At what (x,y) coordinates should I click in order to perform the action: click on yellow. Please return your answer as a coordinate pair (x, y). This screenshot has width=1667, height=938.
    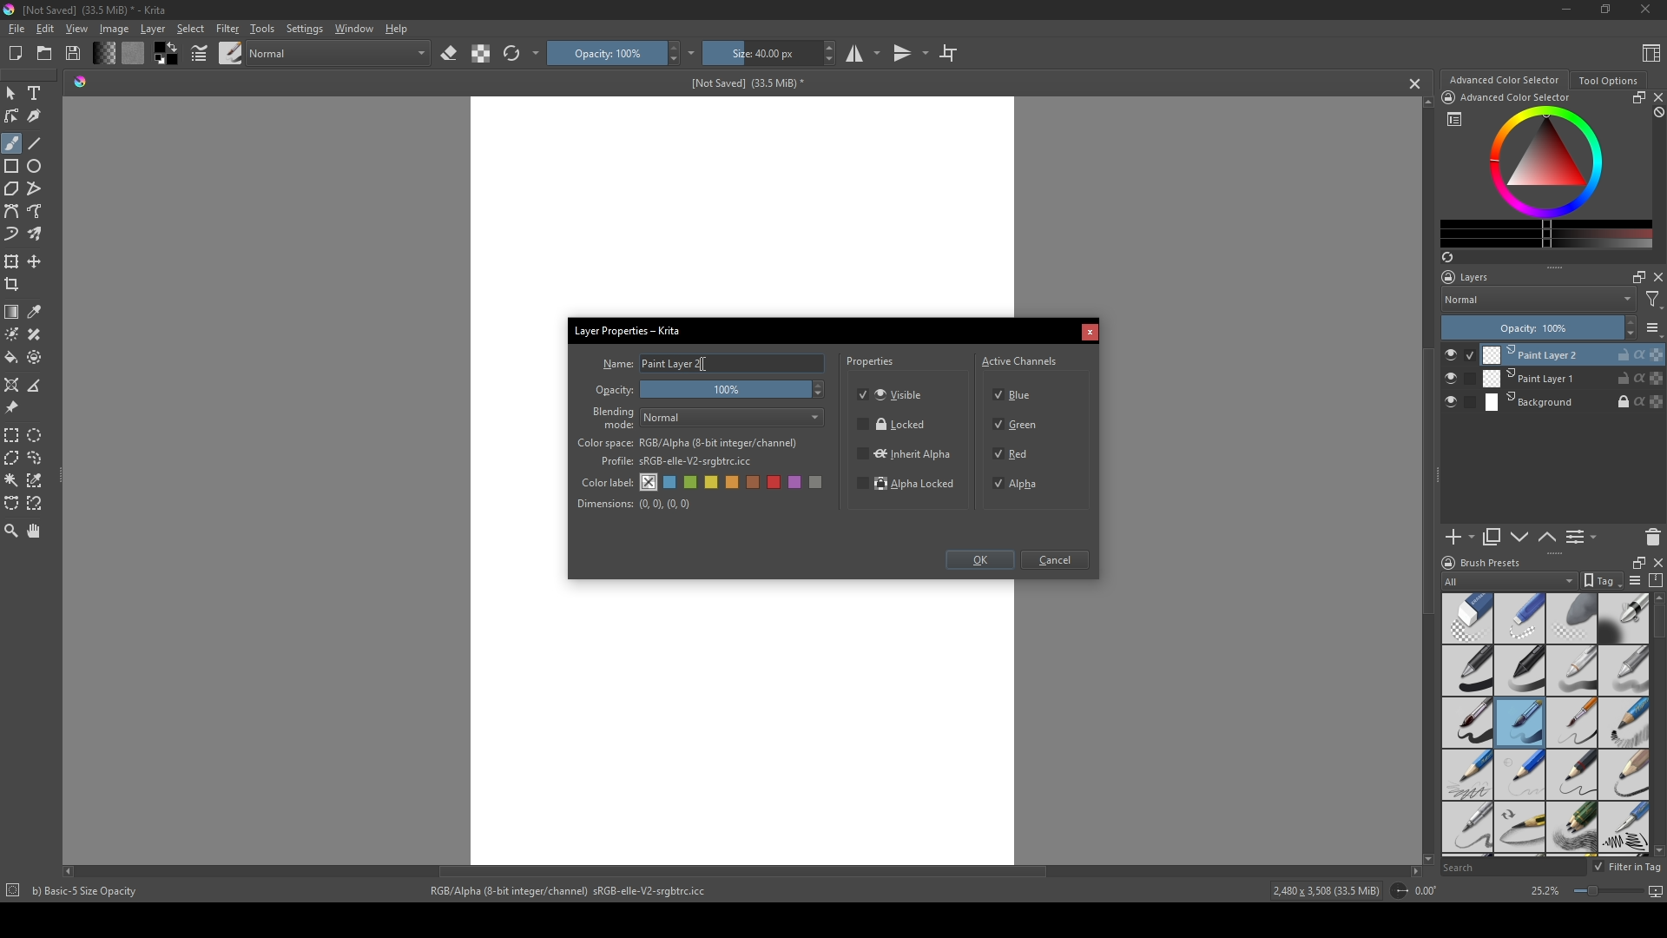
    Looking at the image, I should click on (734, 483).